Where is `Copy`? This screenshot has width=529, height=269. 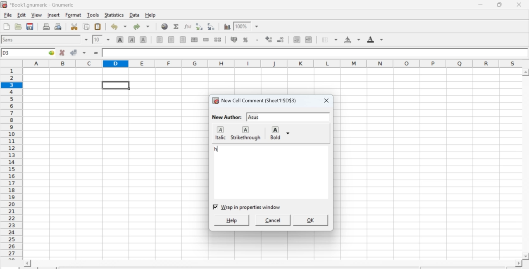
Copy is located at coordinates (88, 27).